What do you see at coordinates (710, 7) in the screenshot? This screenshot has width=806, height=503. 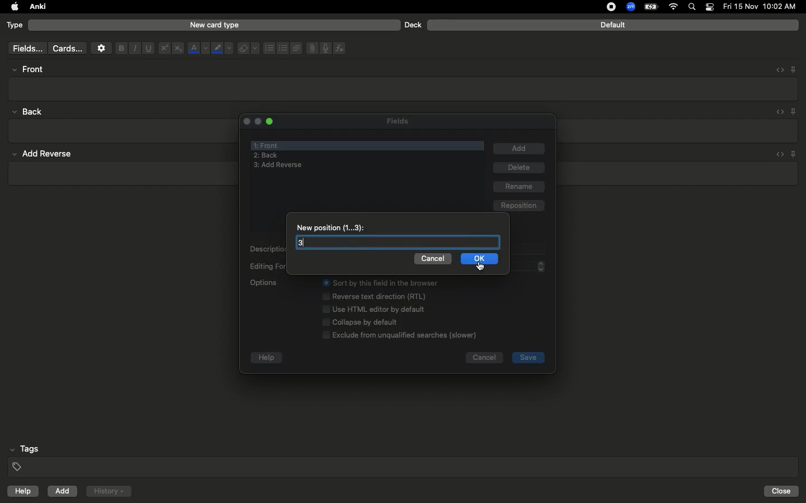 I see `Notification bar` at bounding box center [710, 7].